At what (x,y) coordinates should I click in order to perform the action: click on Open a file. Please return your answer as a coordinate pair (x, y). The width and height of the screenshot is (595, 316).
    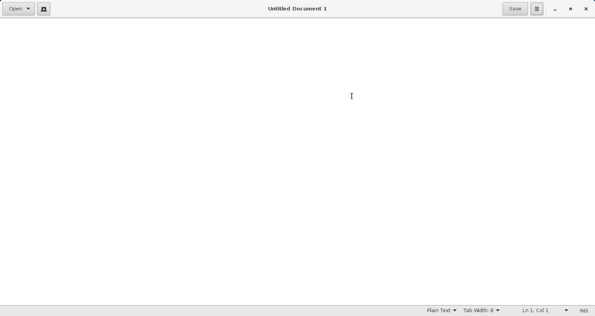
    Looking at the image, I should click on (19, 9).